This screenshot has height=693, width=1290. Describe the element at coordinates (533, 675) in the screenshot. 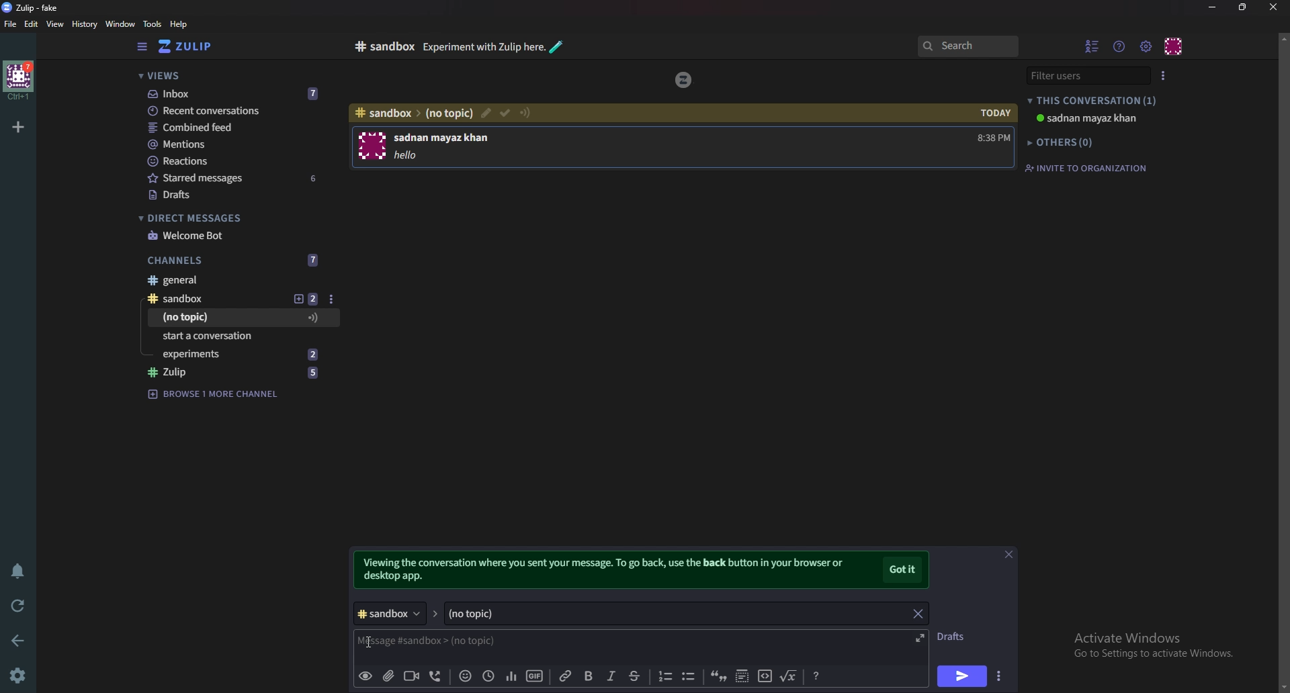

I see `gif` at that location.